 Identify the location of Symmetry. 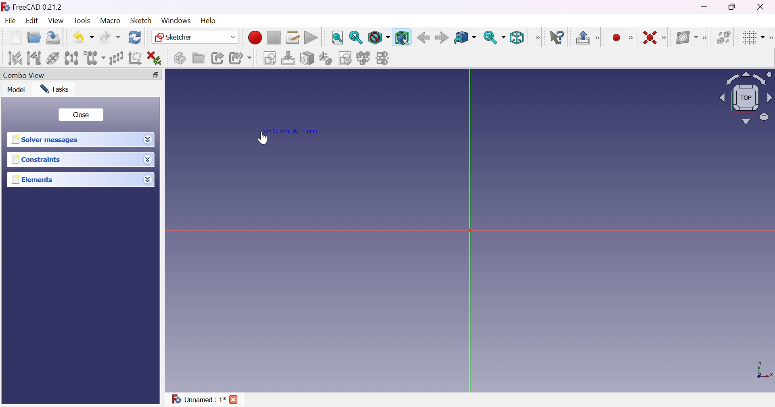
(71, 58).